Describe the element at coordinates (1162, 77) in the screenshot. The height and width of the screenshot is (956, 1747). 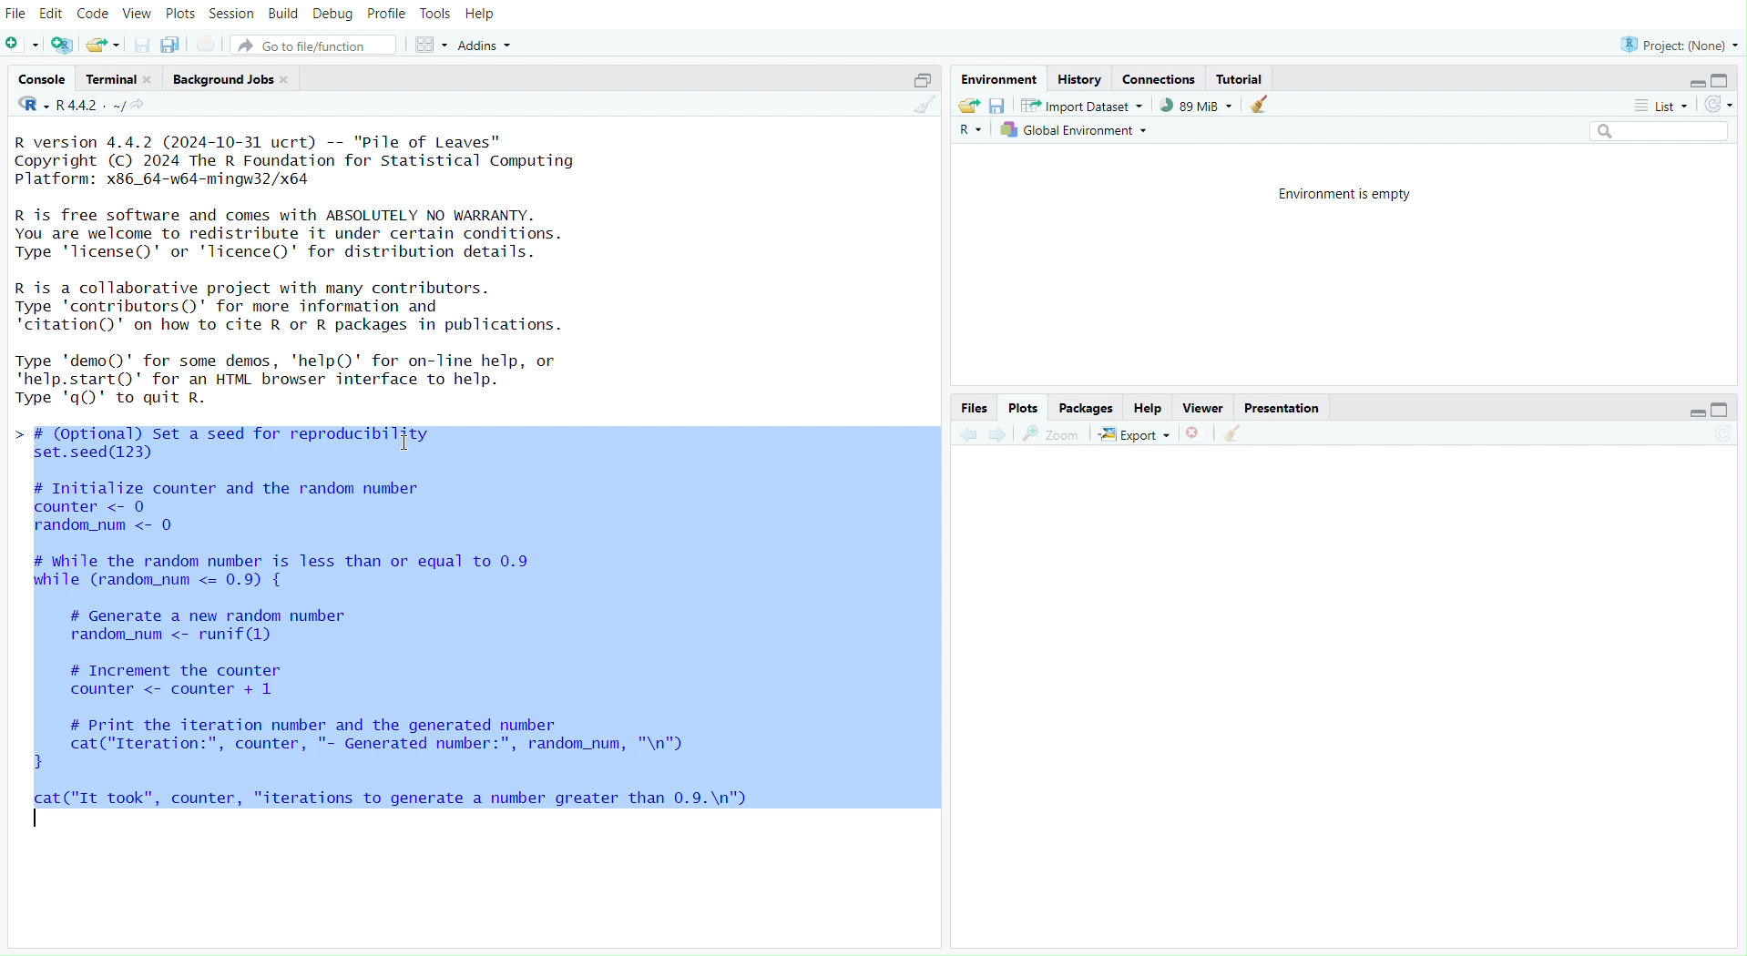
I see `Connections` at that location.